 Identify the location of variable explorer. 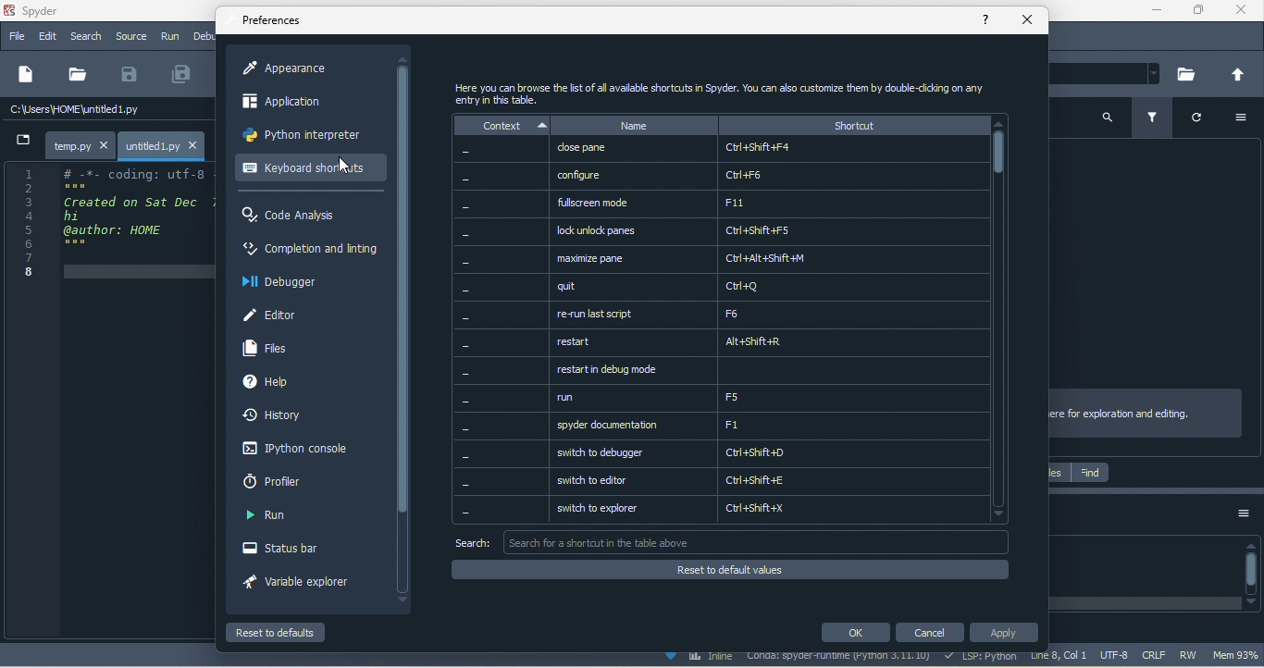
(298, 584).